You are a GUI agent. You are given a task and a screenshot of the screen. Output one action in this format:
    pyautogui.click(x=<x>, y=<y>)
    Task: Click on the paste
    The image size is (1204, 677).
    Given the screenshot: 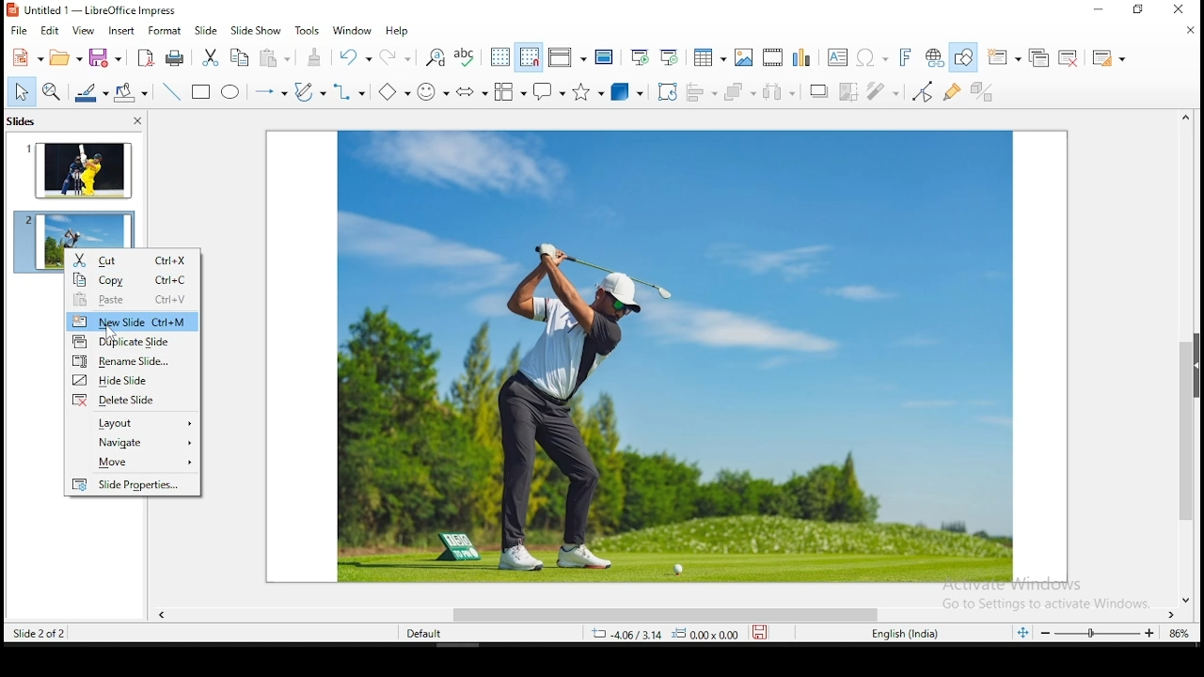 What is the action you would take?
    pyautogui.click(x=273, y=58)
    